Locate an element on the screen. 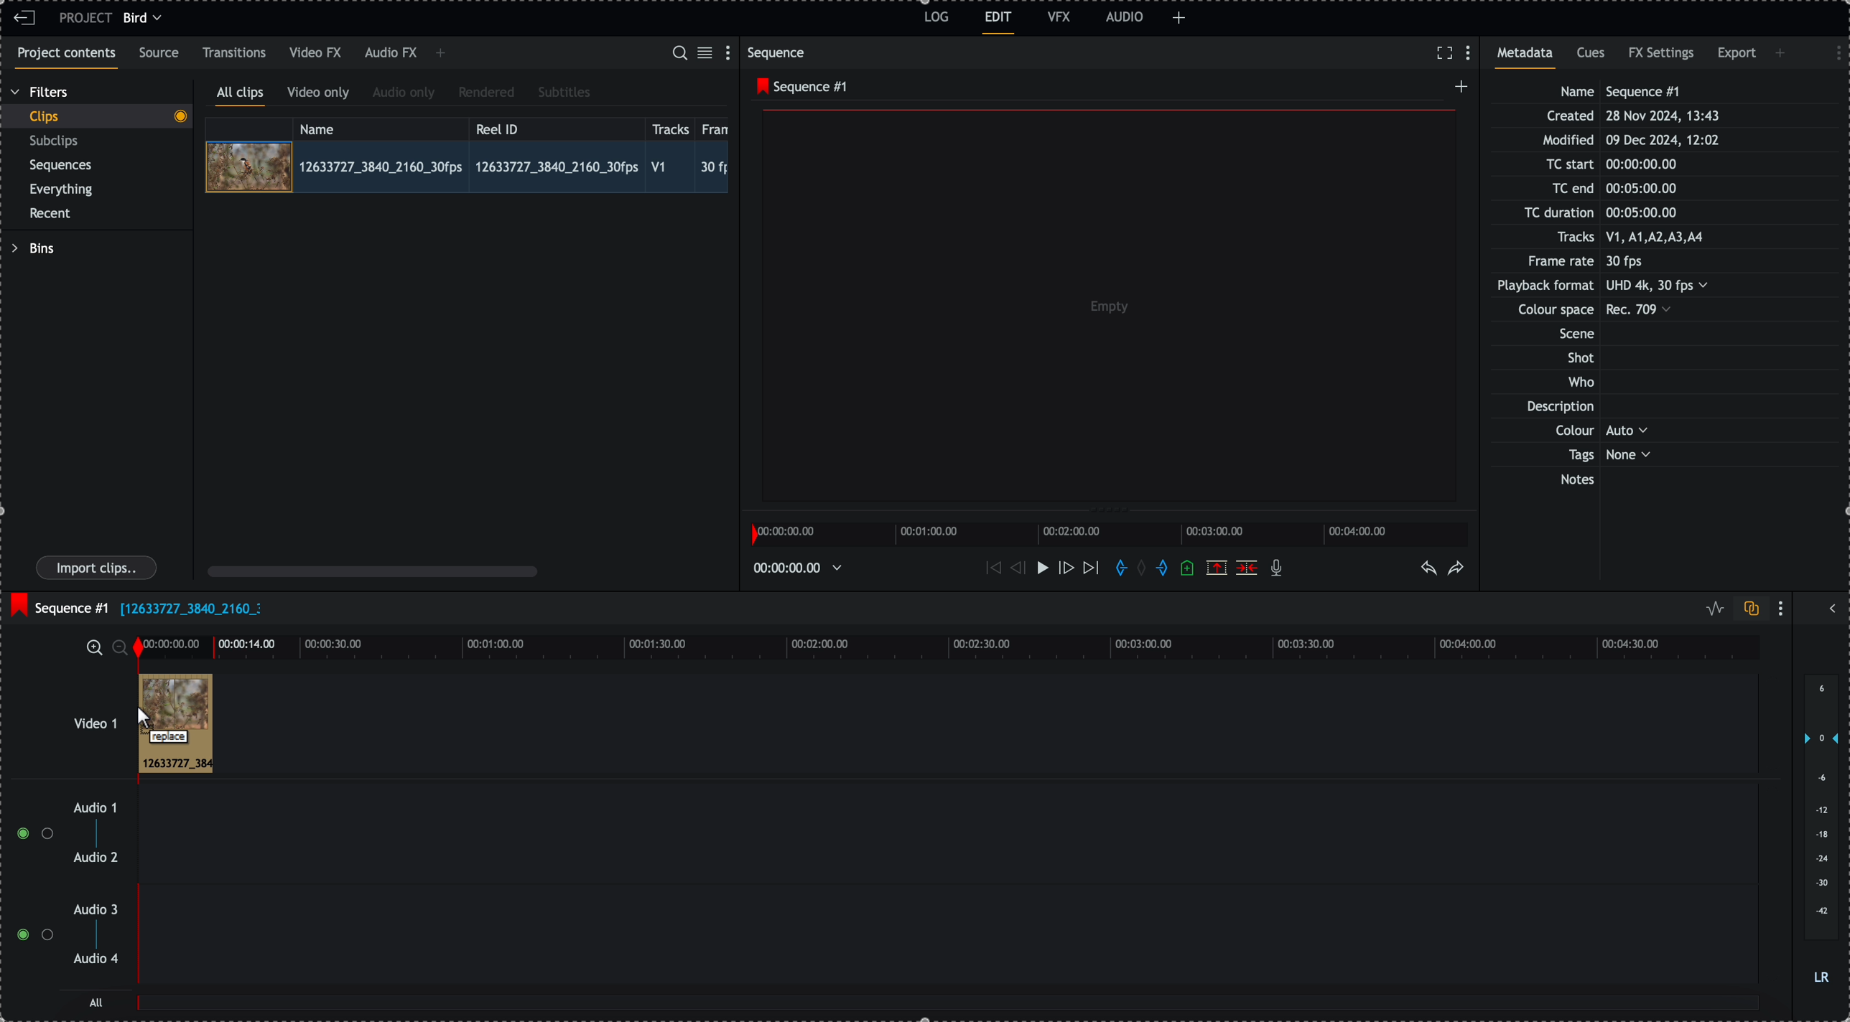 This screenshot has height=1022, width=1850. AUDIO is located at coordinates (1125, 17).